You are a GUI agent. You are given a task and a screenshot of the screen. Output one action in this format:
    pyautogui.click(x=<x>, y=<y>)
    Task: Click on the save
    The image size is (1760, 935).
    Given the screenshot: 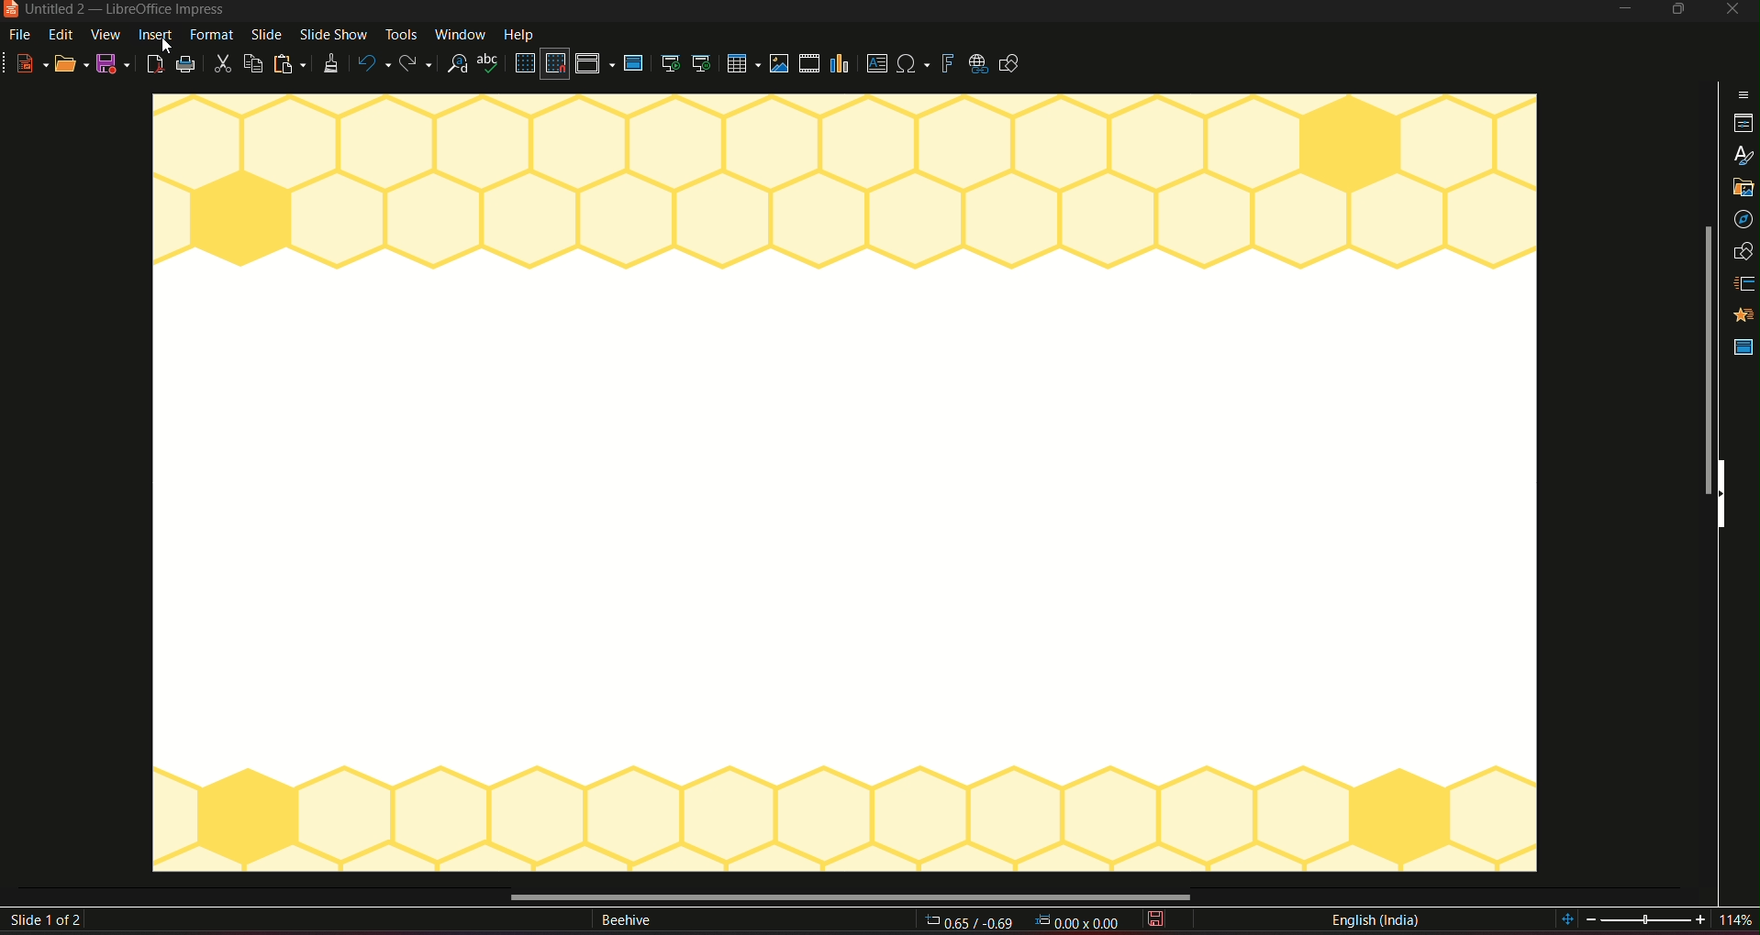 What is the action you would take?
    pyautogui.click(x=113, y=63)
    